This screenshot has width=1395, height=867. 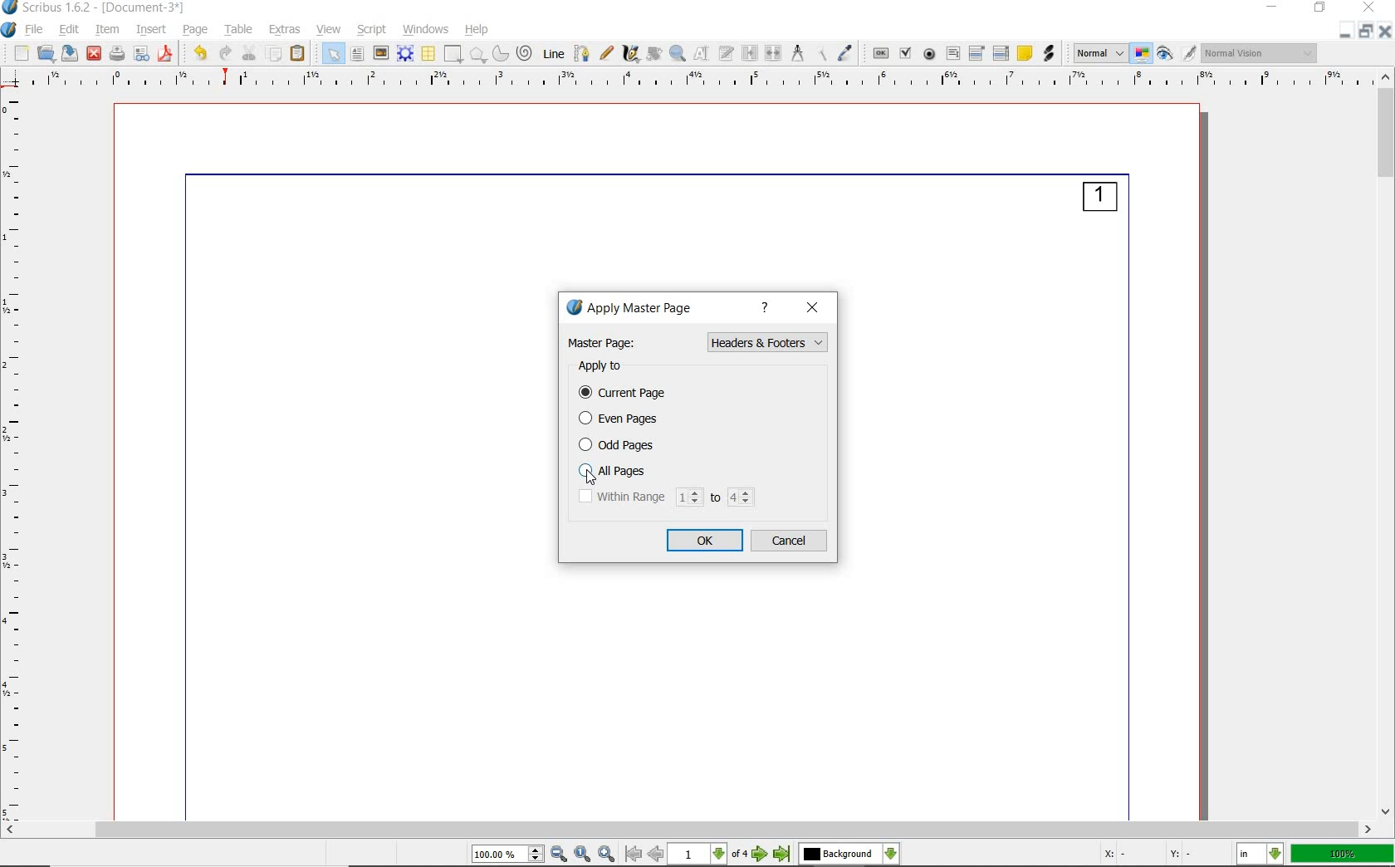 What do you see at coordinates (609, 854) in the screenshot?
I see `zoom in` at bounding box center [609, 854].